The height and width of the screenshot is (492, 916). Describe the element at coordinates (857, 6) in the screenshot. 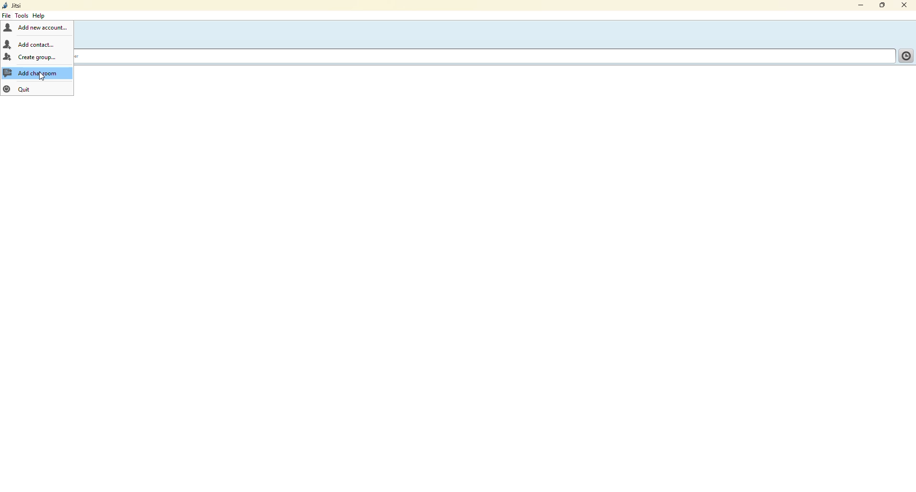

I see `minimize` at that location.